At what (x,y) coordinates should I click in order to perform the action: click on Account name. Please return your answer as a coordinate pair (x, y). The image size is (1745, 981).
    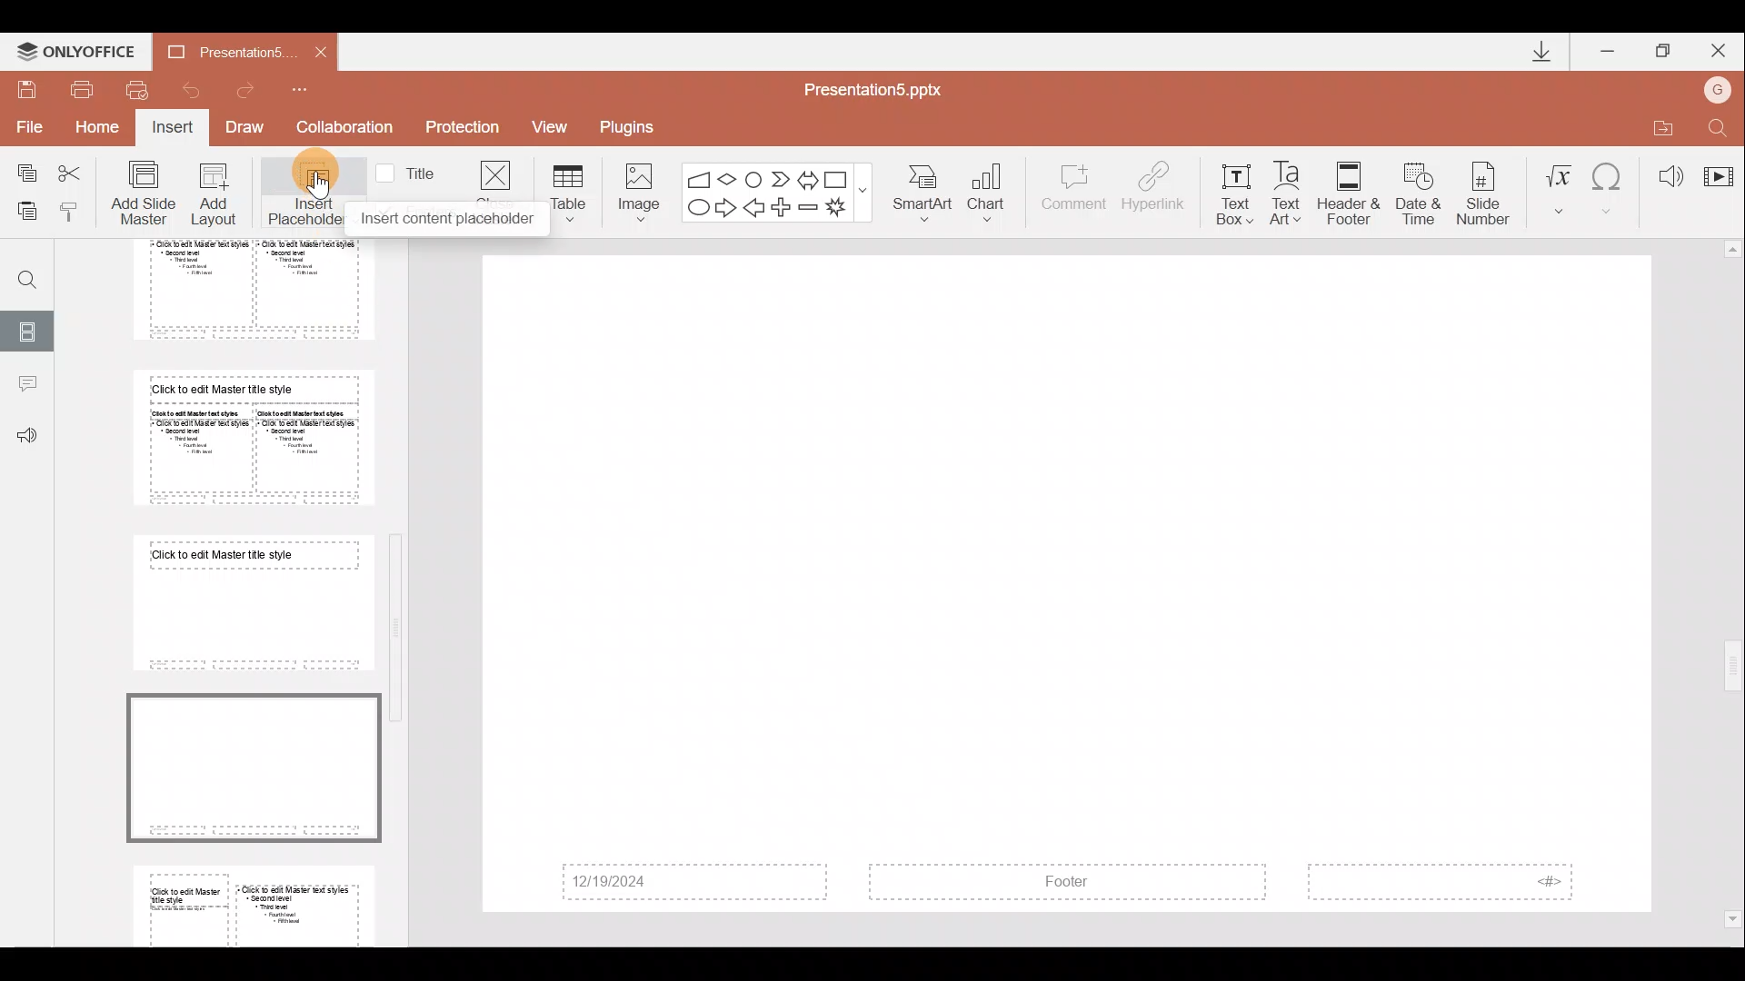
    Looking at the image, I should click on (1721, 87).